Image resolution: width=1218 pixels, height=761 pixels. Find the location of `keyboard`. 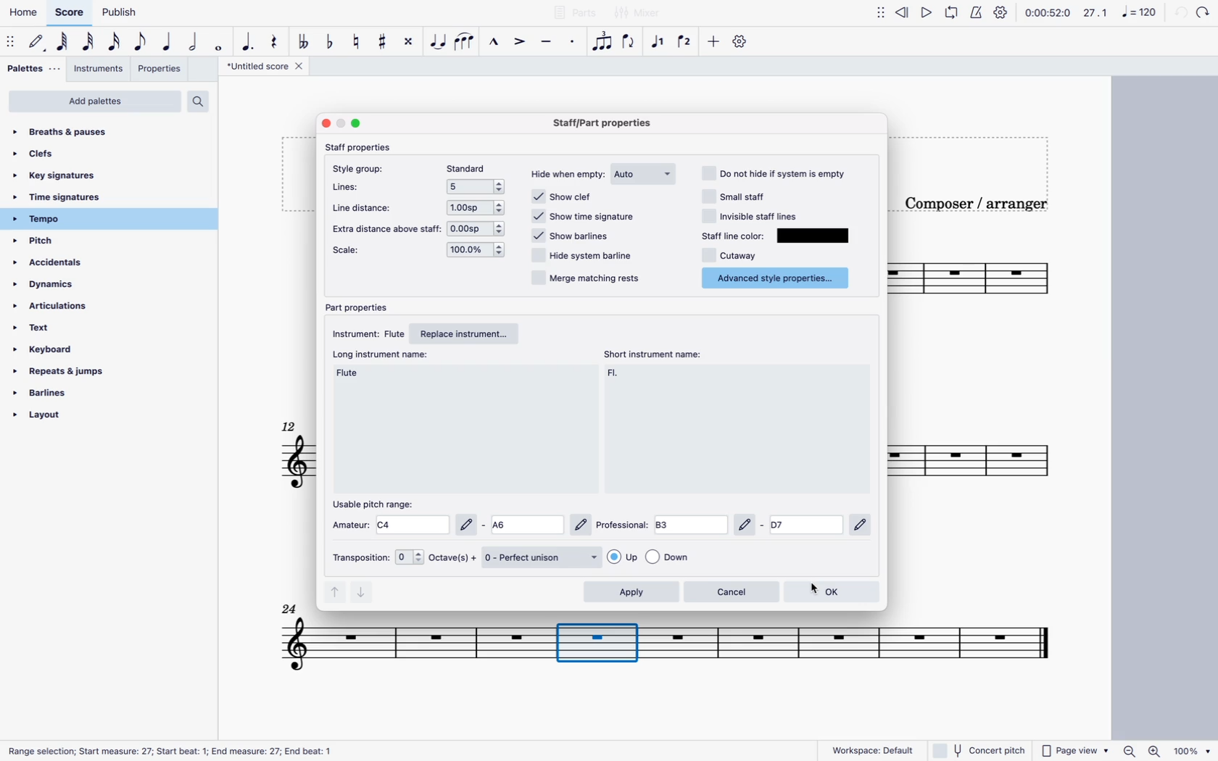

keyboard is located at coordinates (72, 350).